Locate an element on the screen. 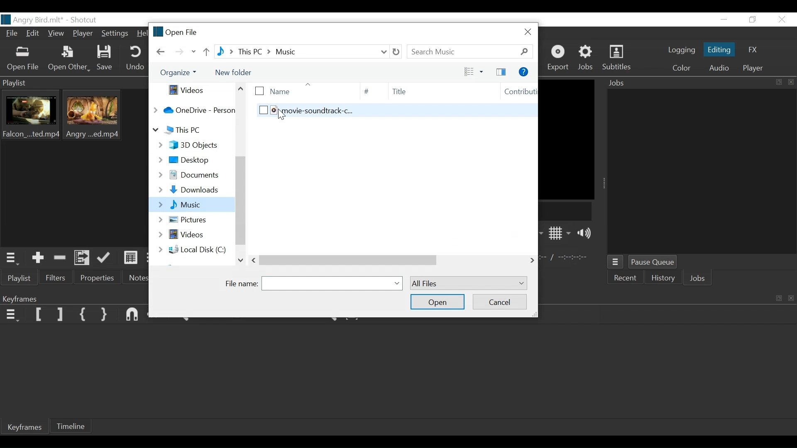 The height and width of the screenshot is (448, 797). Refresh is located at coordinates (398, 51).